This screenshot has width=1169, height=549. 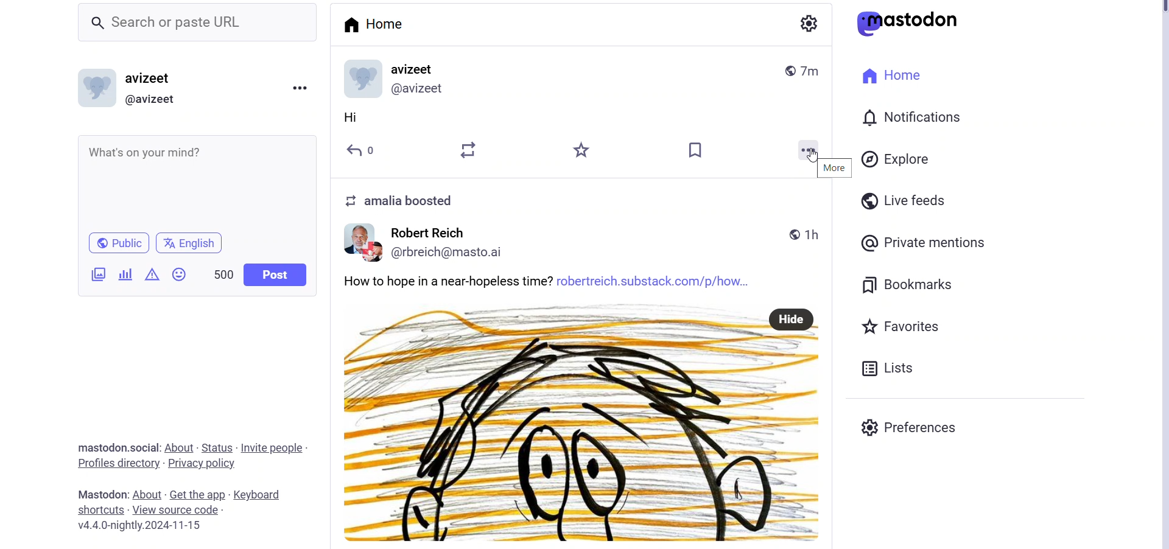 What do you see at coordinates (897, 158) in the screenshot?
I see `Explore` at bounding box center [897, 158].